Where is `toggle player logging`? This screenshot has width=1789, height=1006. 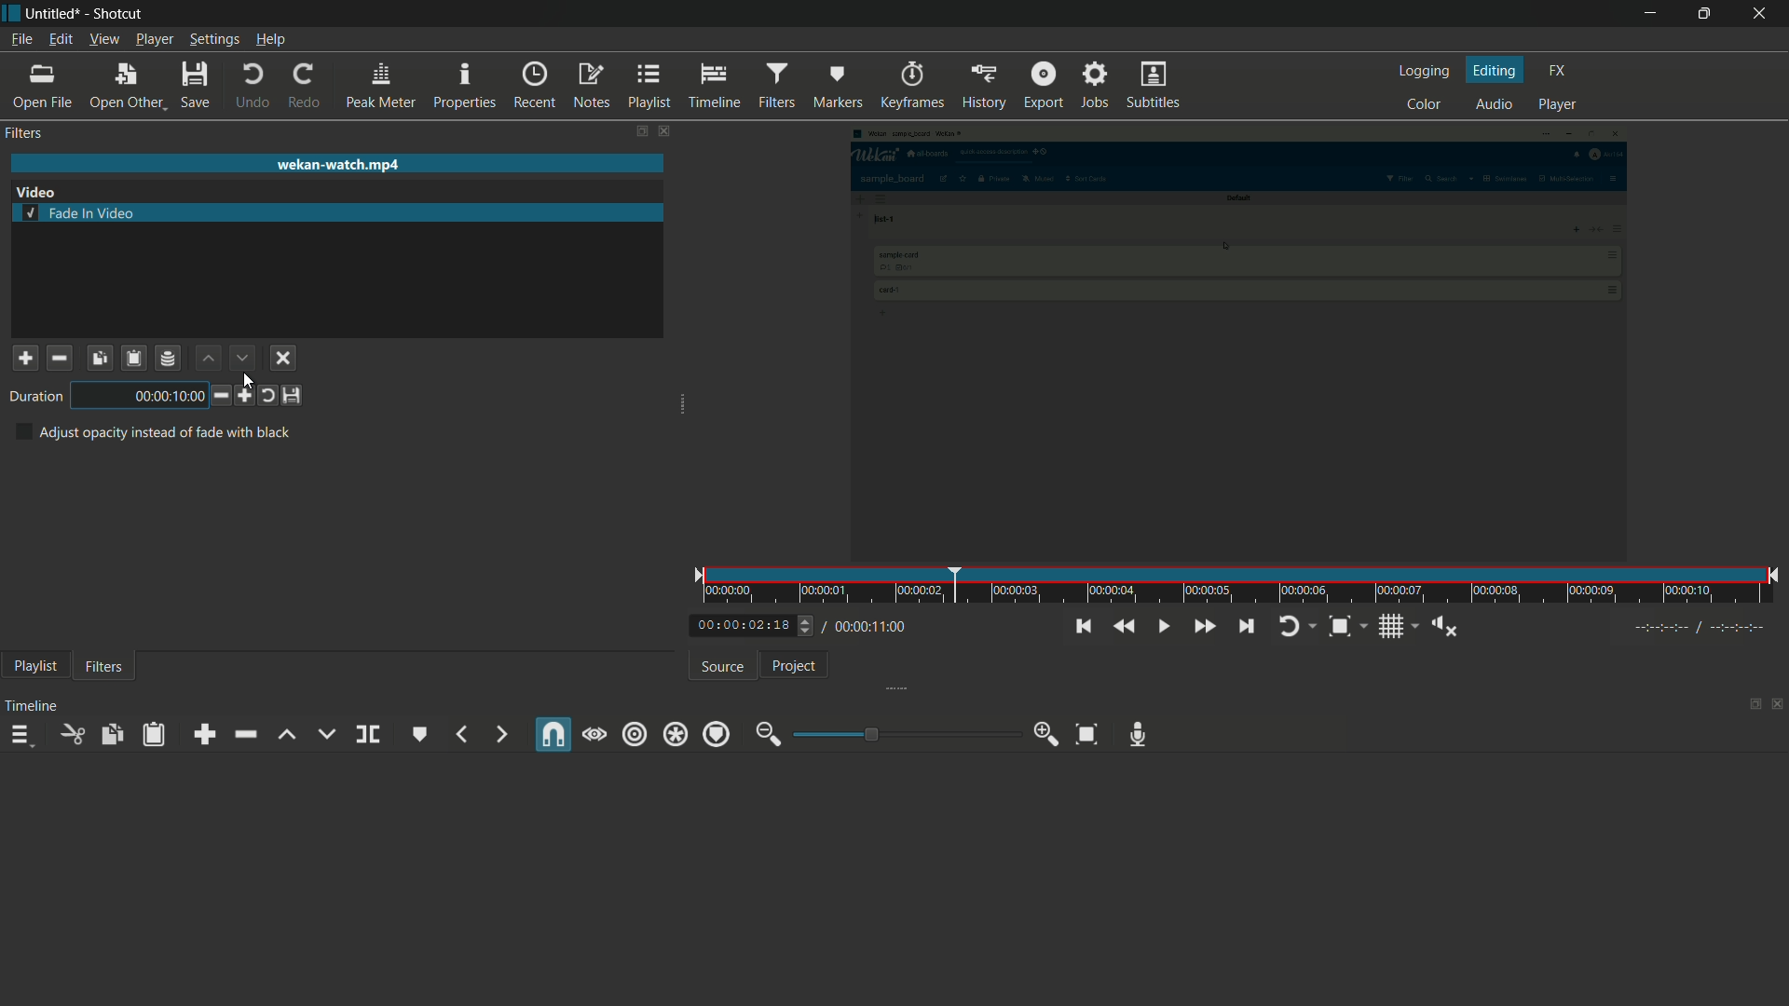 toggle player logging is located at coordinates (1292, 627).